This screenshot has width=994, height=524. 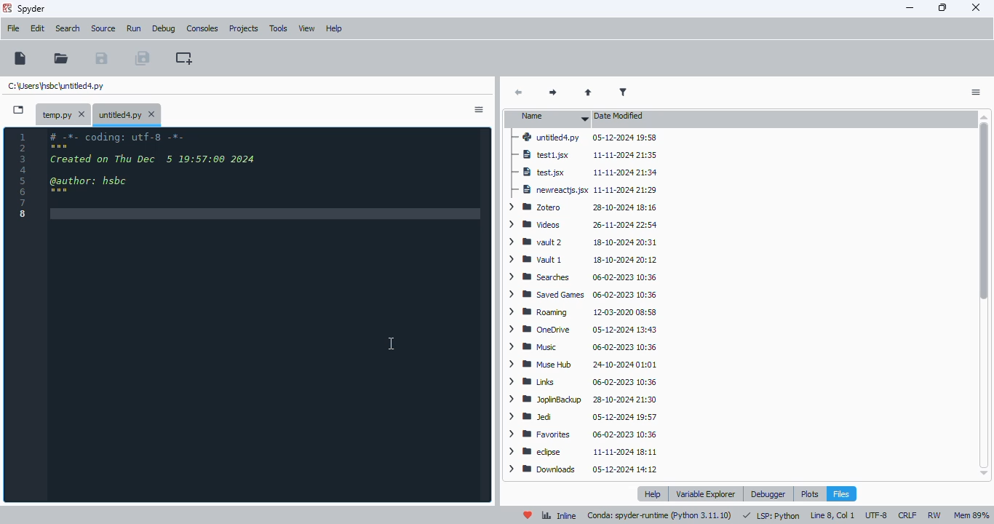 I want to click on tools, so click(x=279, y=29).